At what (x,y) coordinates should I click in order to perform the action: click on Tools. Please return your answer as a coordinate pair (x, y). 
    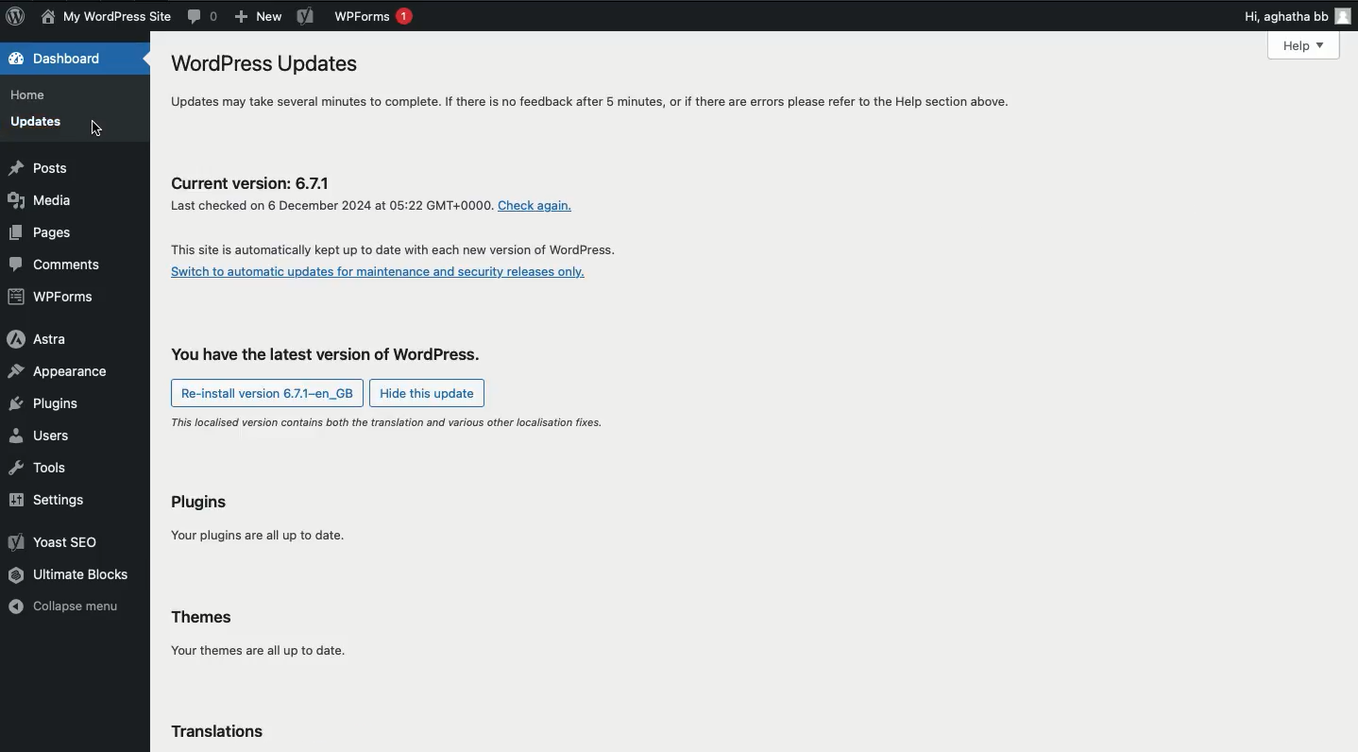
    Looking at the image, I should click on (42, 468).